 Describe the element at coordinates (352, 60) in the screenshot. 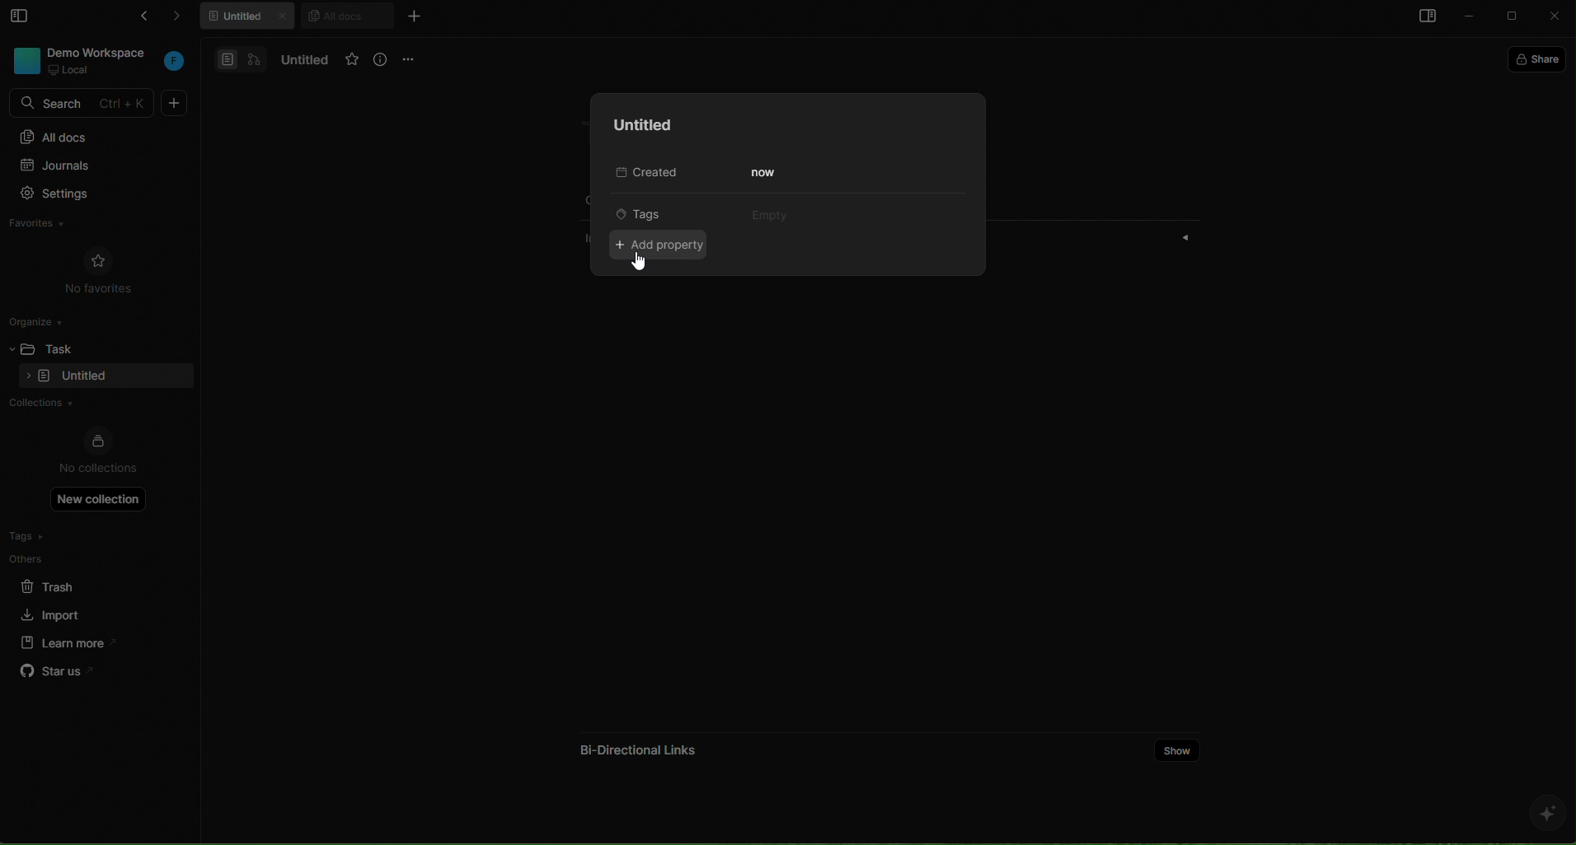

I see `favorites` at that location.